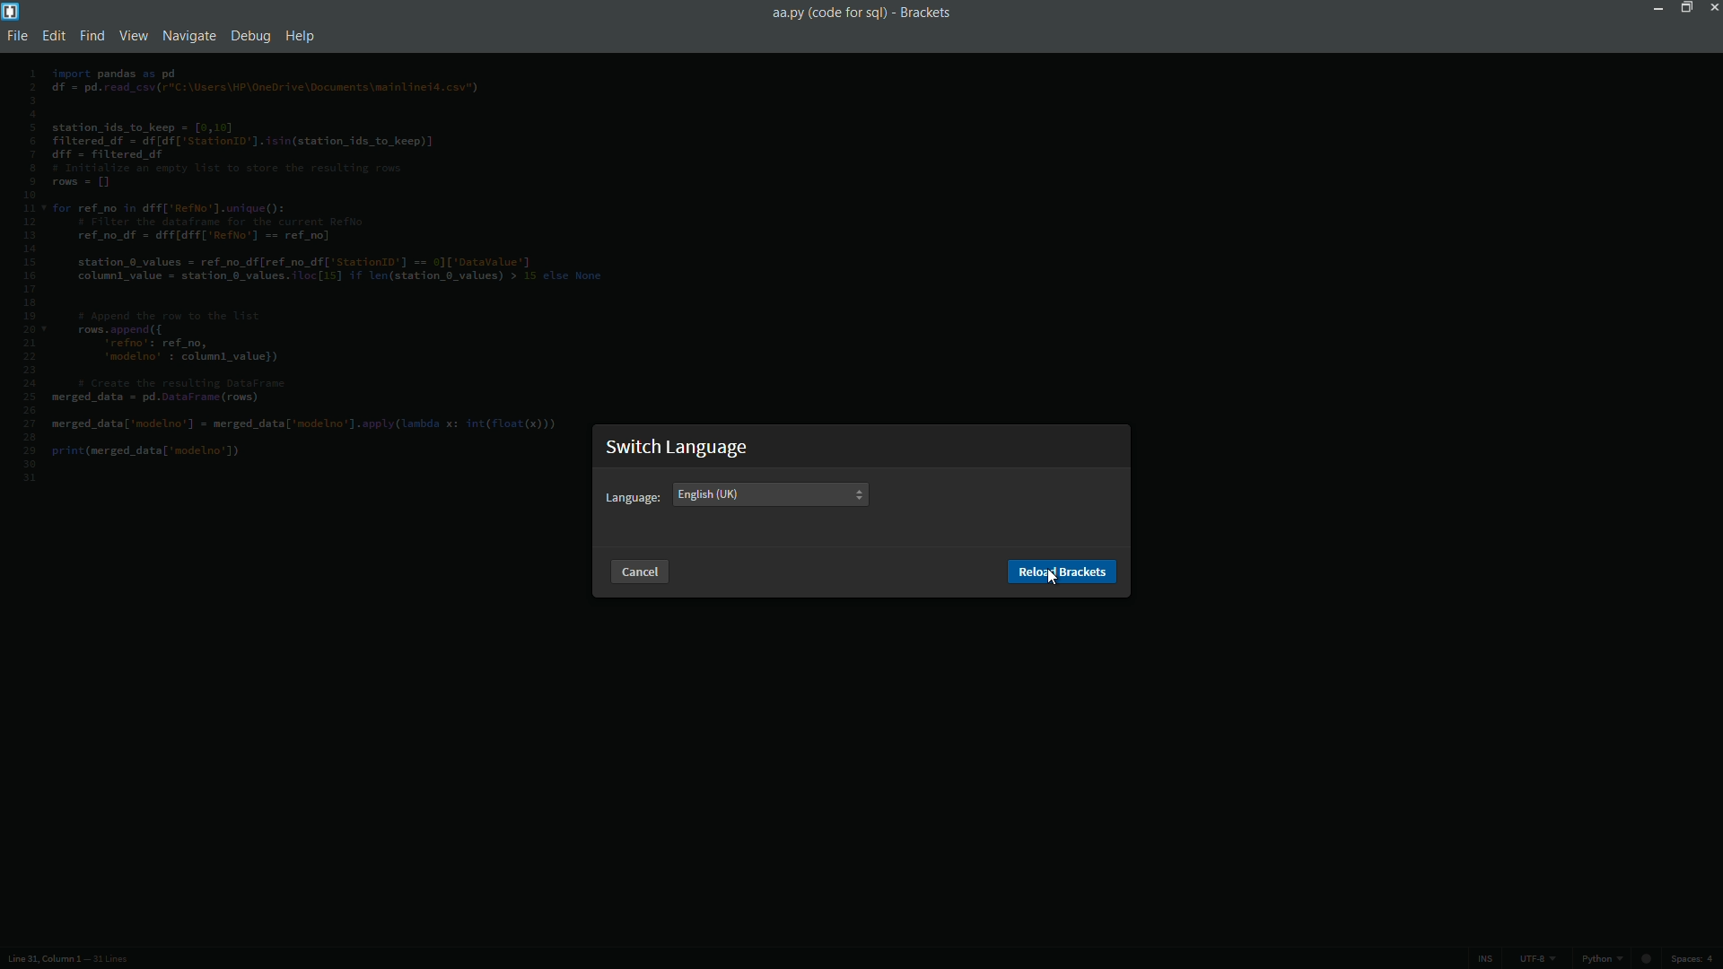 The height and width of the screenshot is (969, 1723). Describe the element at coordinates (1712, 7) in the screenshot. I see `close app` at that location.